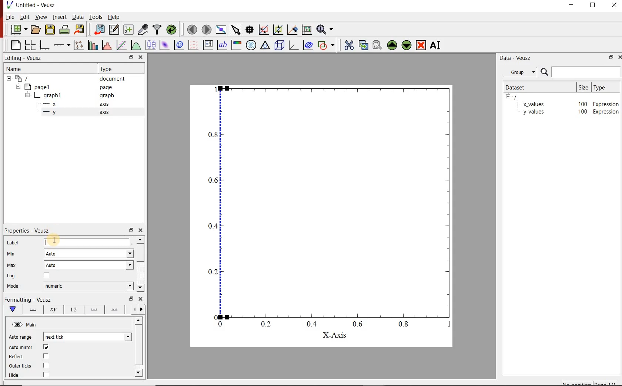  I want to click on Expression, so click(606, 112).